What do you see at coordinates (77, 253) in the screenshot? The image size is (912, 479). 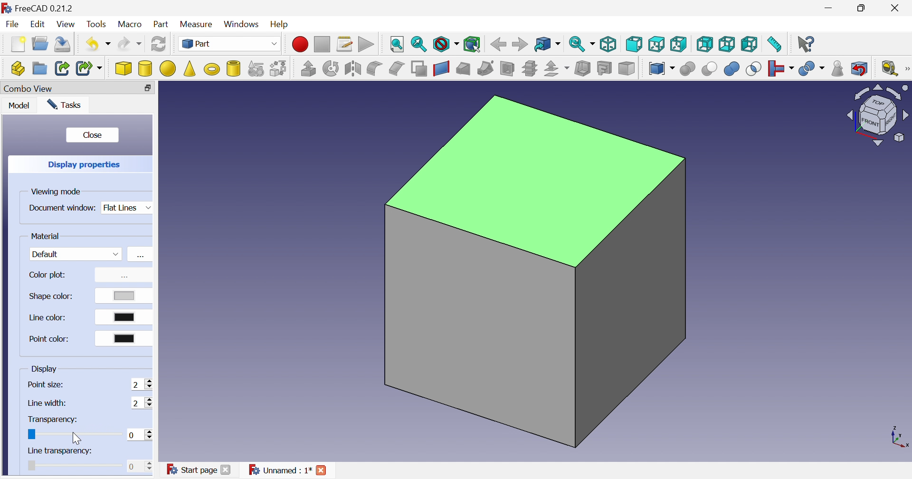 I see `Default` at bounding box center [77, 253].